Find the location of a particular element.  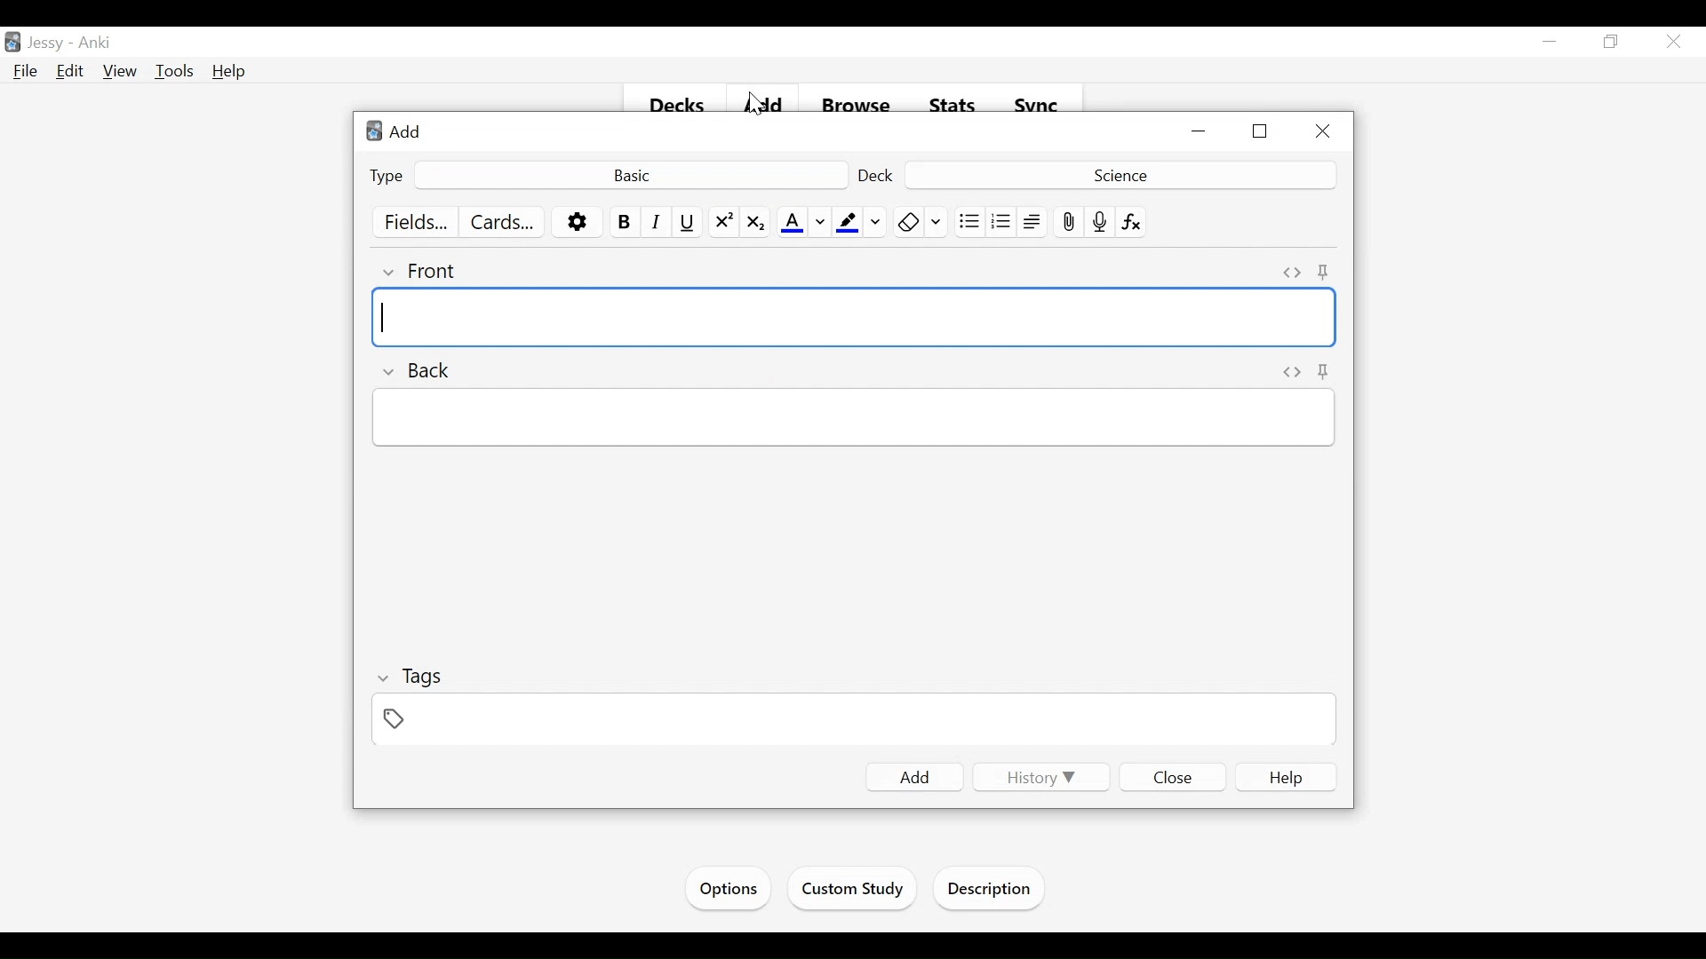

Type is located at coordinates (387, 175).